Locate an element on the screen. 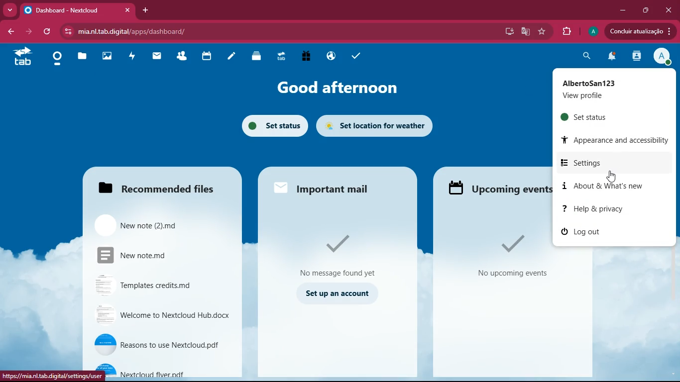 This screenshot has height=382, width=680. Reasons to use Nextcloud.pdf is located at coordinates (157, 346).